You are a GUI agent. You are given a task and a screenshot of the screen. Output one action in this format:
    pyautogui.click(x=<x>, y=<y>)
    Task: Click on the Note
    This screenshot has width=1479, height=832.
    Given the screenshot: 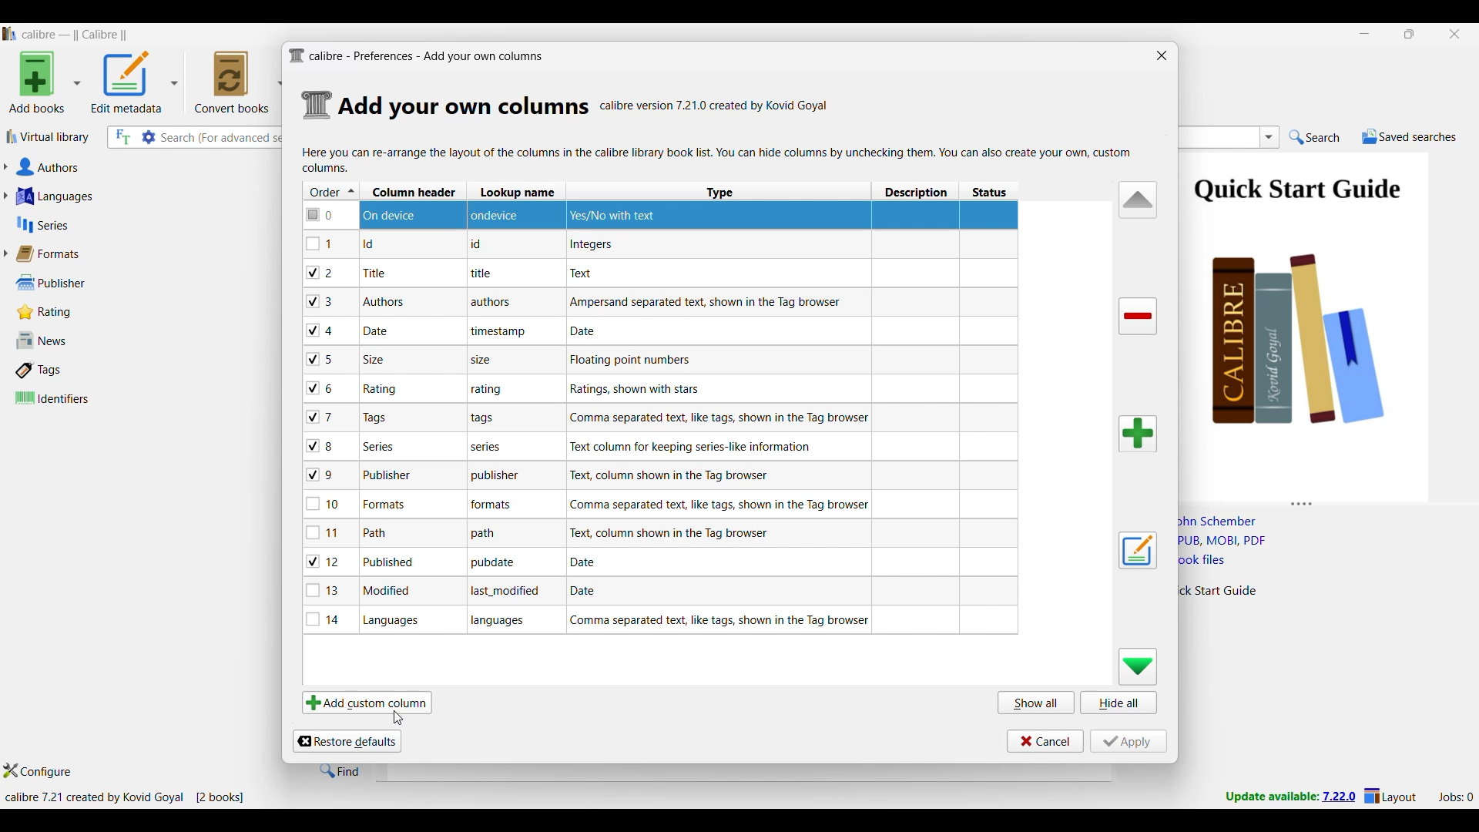 What is the action you would take?
    pyautogui.click(x=399, y=621)
    